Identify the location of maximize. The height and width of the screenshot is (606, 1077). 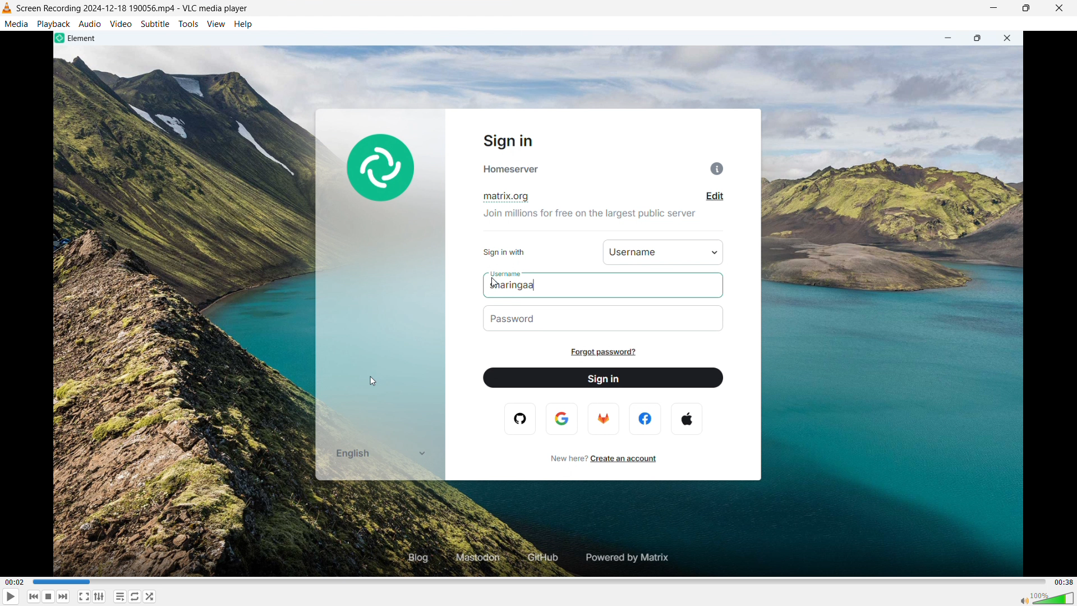
(1027, 8).